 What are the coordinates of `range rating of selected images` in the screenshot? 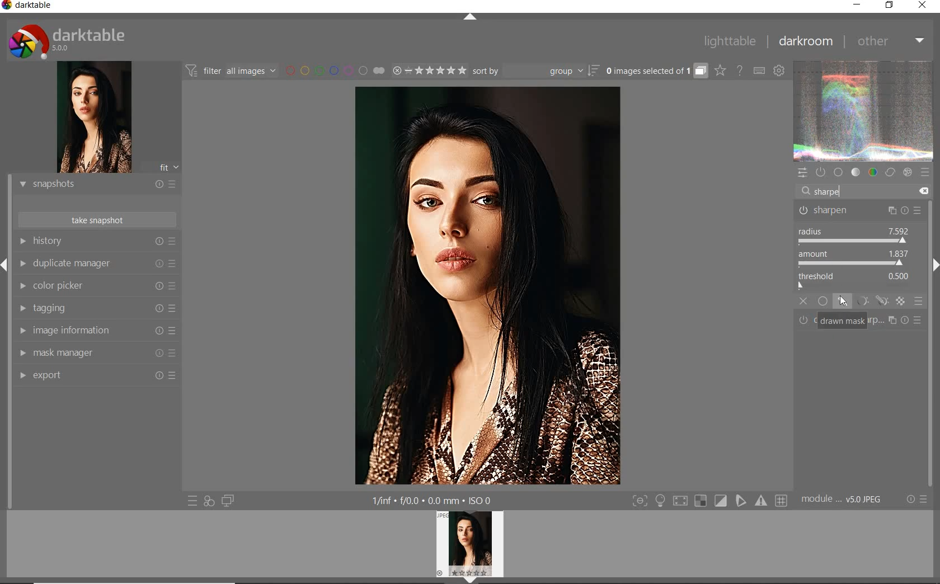 It's located at (427, 71).